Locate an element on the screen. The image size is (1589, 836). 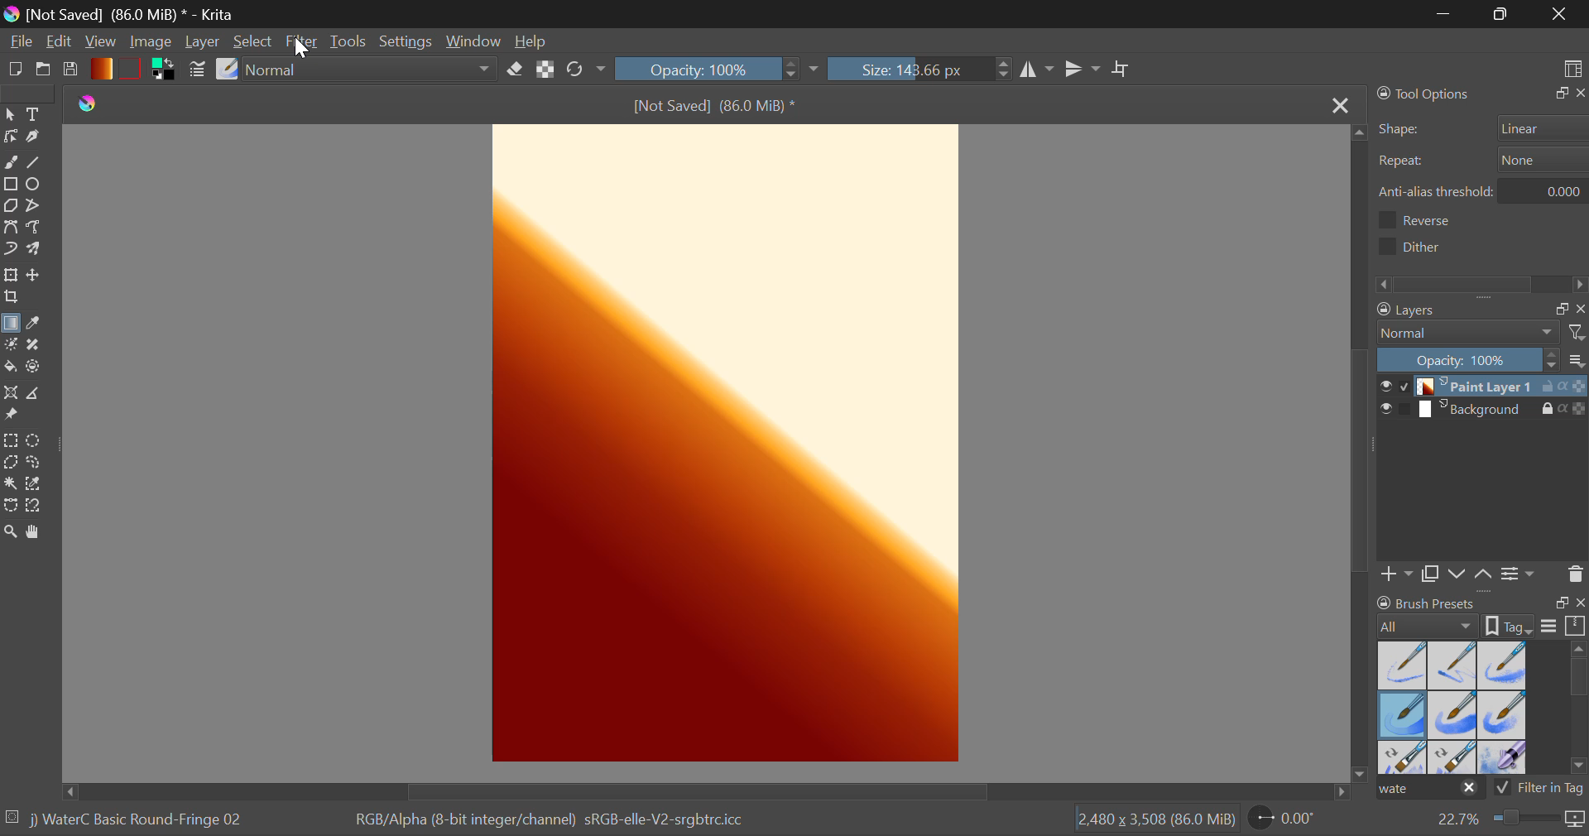
Pattern is located at coordinates (132, 67).